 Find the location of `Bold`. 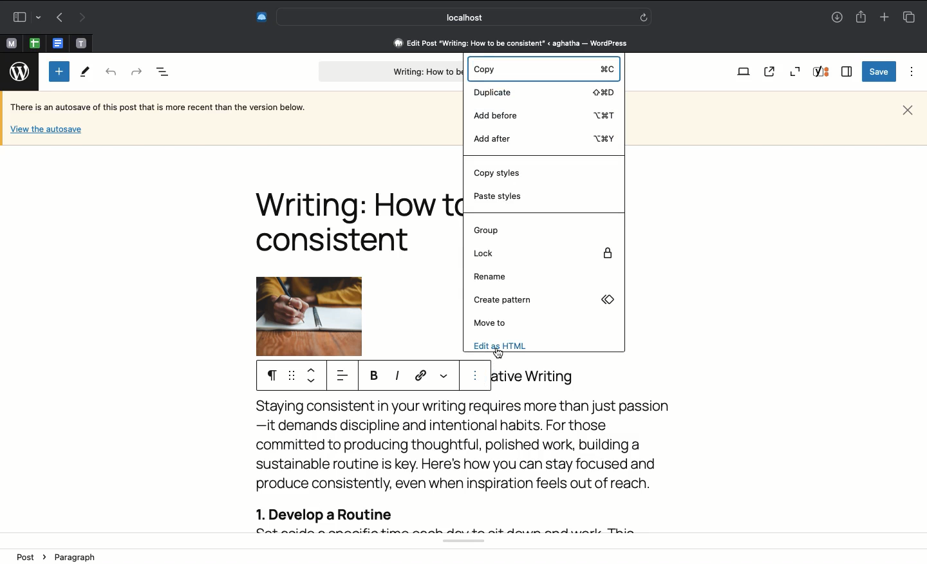

Bold is located at coordinates (375, 376).